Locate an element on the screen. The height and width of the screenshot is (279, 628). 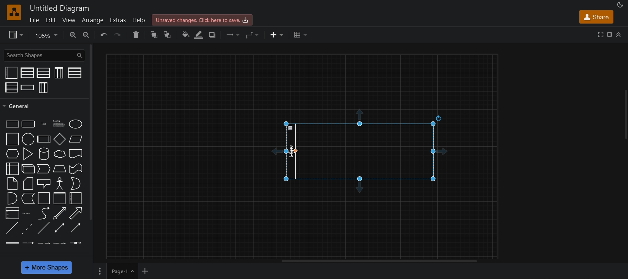
delete is located at coordinates (136, 35).